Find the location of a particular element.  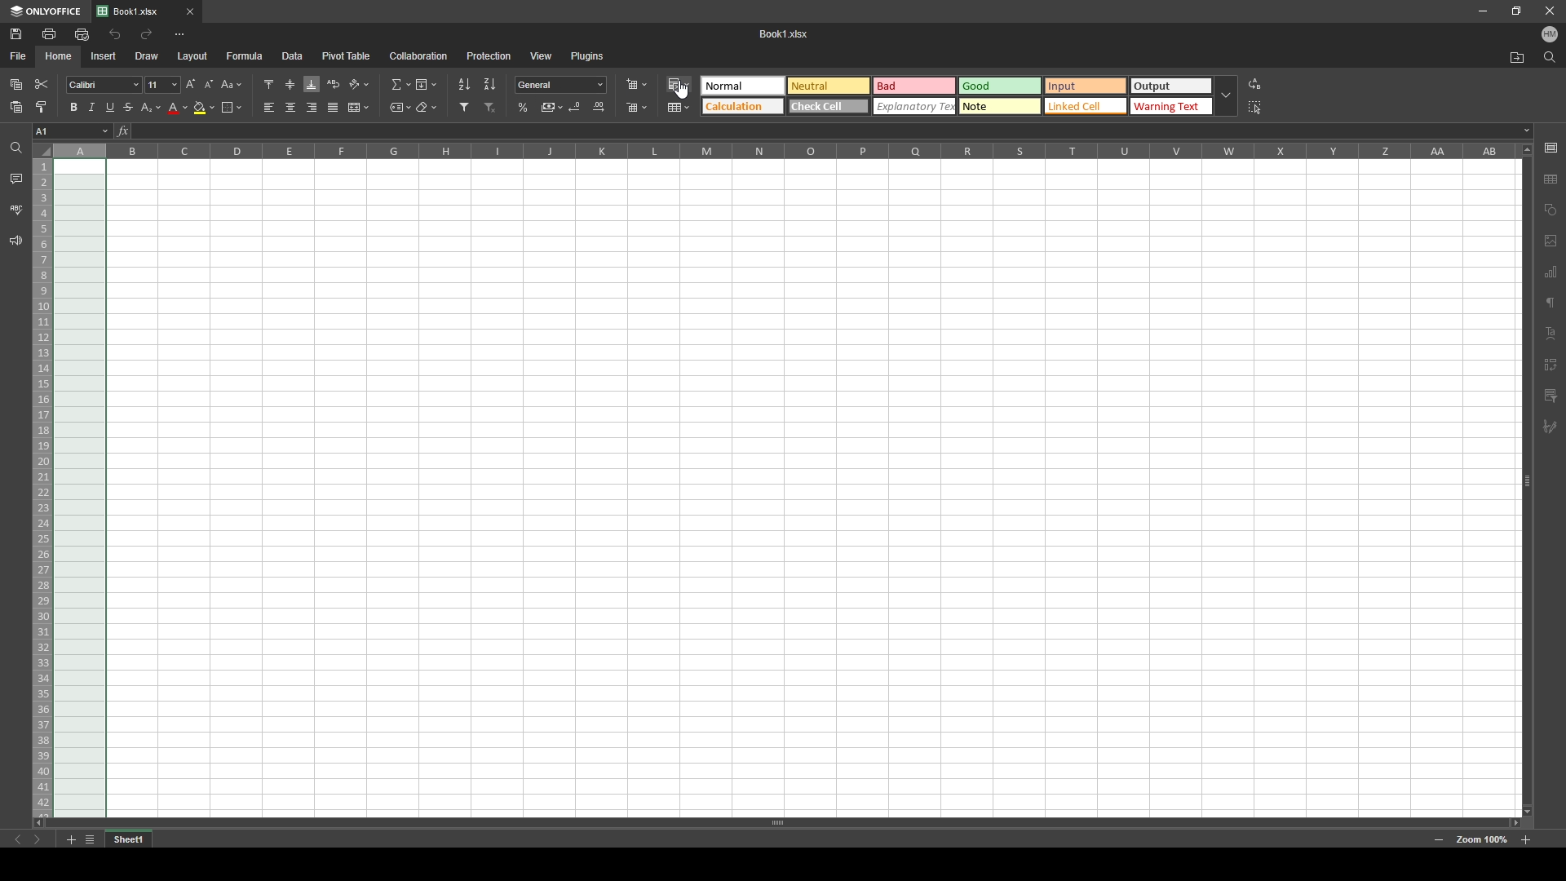

select all cells is located at coordinates (42, 149).